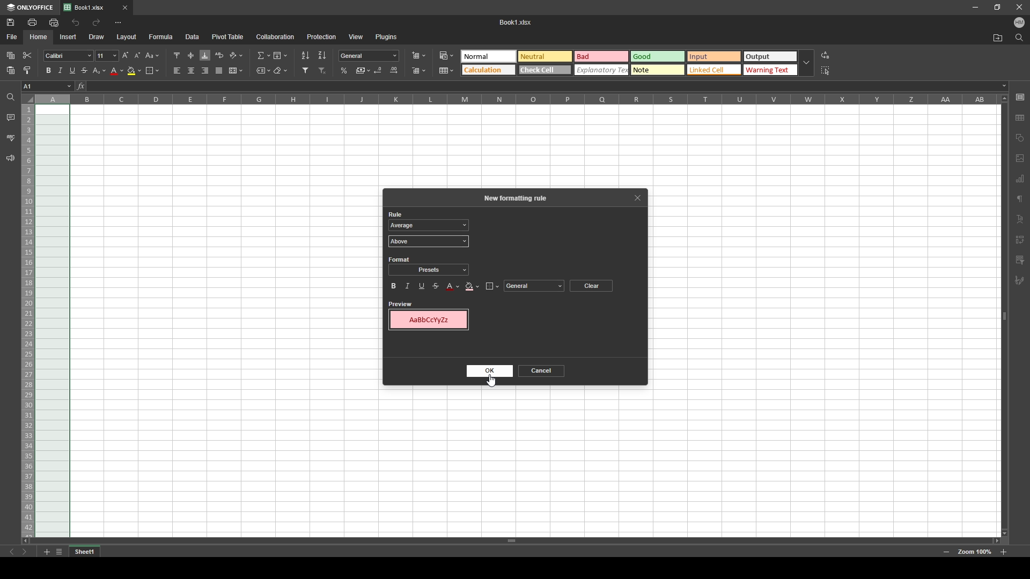 The image size is (1030, 579). What do you see at coordinates (369, 55) in the screenshot?
I see `number format` at bounding box center [369, 55].